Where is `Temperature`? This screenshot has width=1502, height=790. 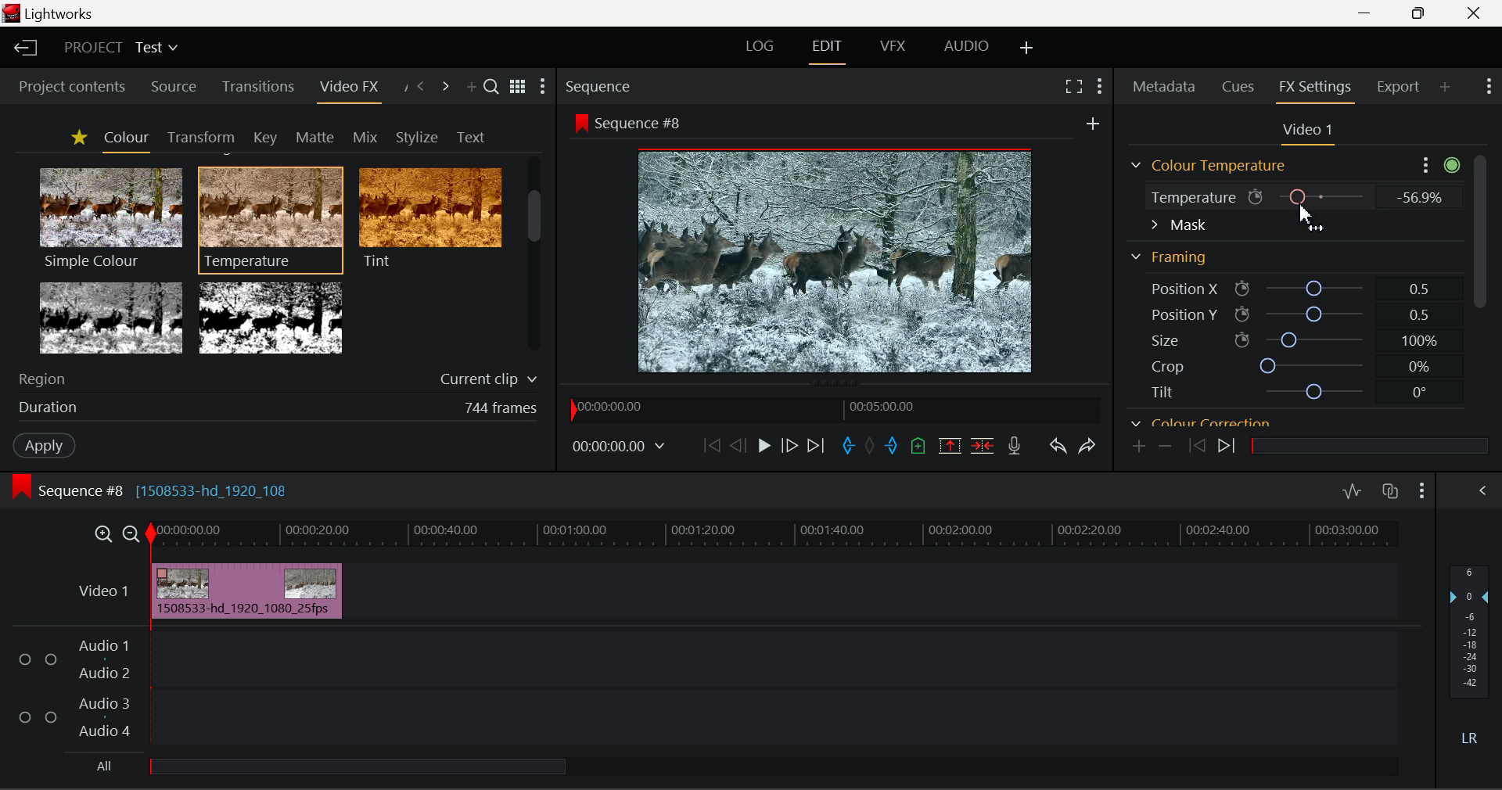
Temperature is located at coordinates (271, 217).